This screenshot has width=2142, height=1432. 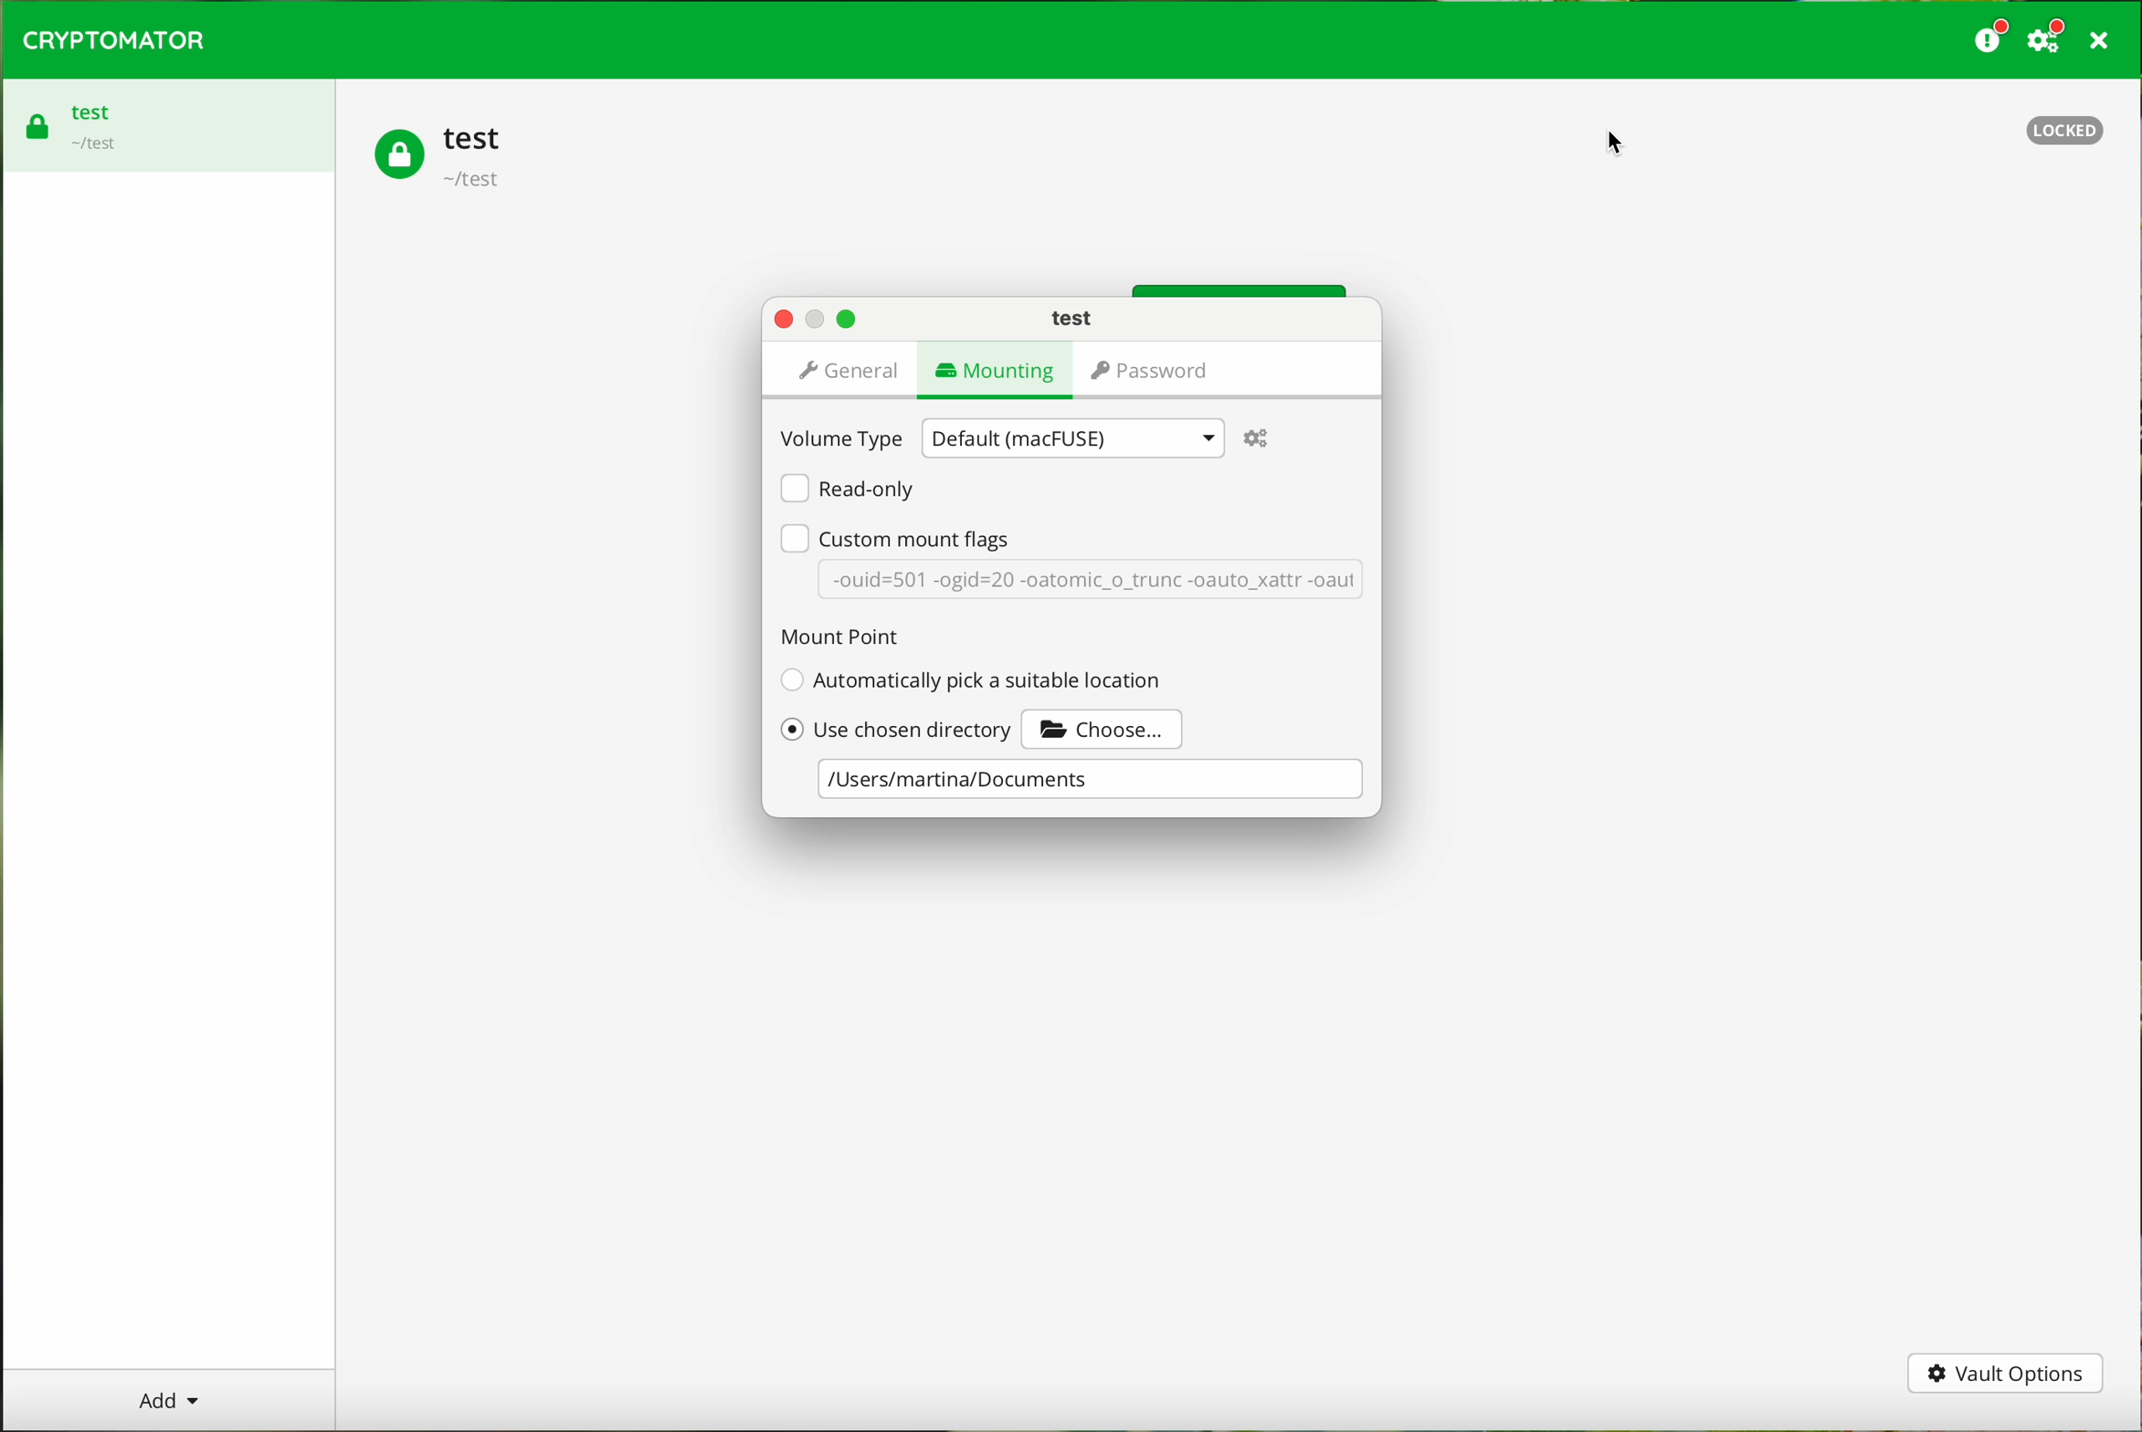 I want to click on locked, so click(x=2067, y=131).